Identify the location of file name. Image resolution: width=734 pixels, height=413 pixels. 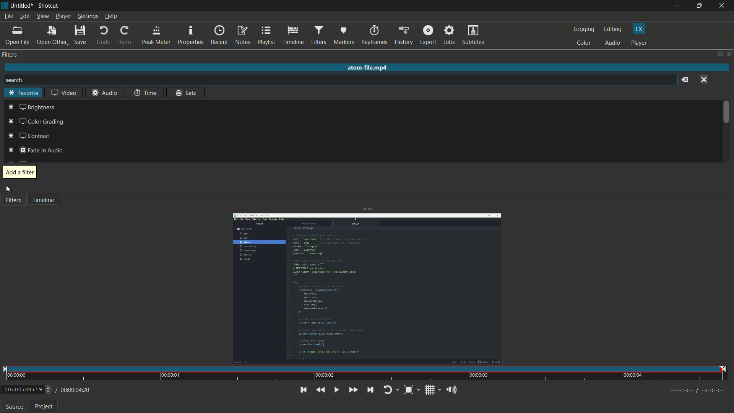
(20, 6).